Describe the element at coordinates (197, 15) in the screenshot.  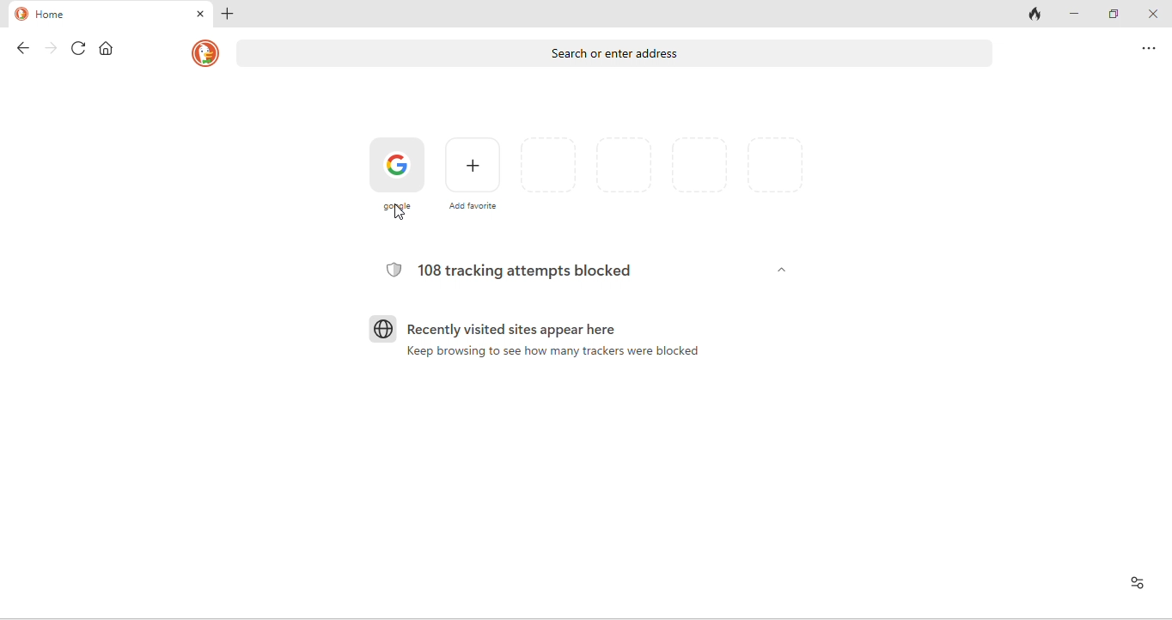
I see `close` at that location.